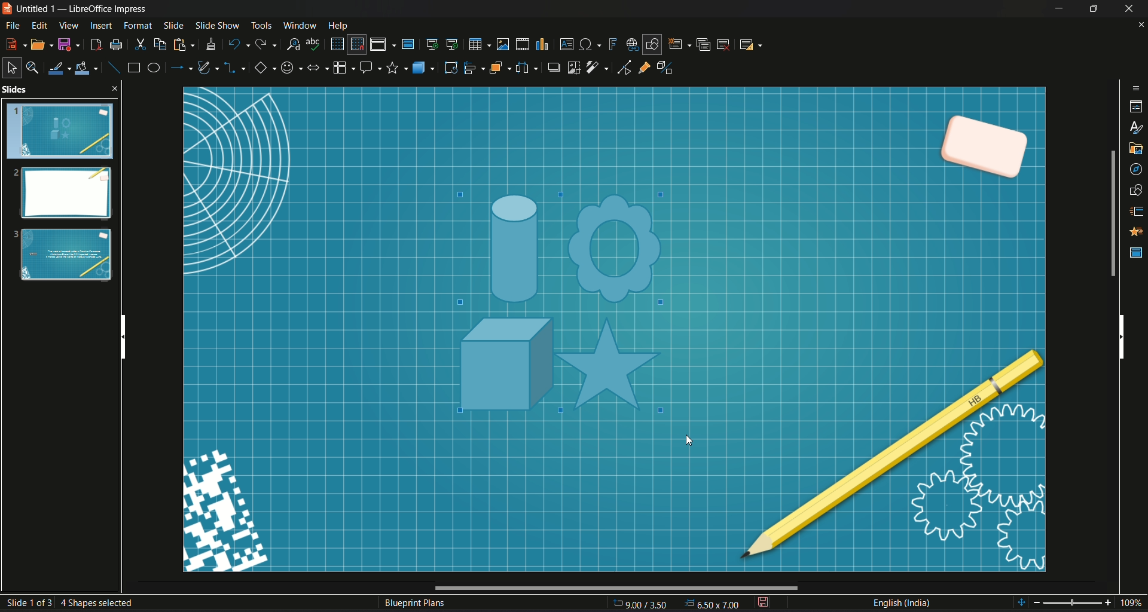 The width and height of the screenshot is (1148, 612). What do you see at coordinates (138, 26) in the screenshot?
I see `Format` at bounding box center [138, 26].